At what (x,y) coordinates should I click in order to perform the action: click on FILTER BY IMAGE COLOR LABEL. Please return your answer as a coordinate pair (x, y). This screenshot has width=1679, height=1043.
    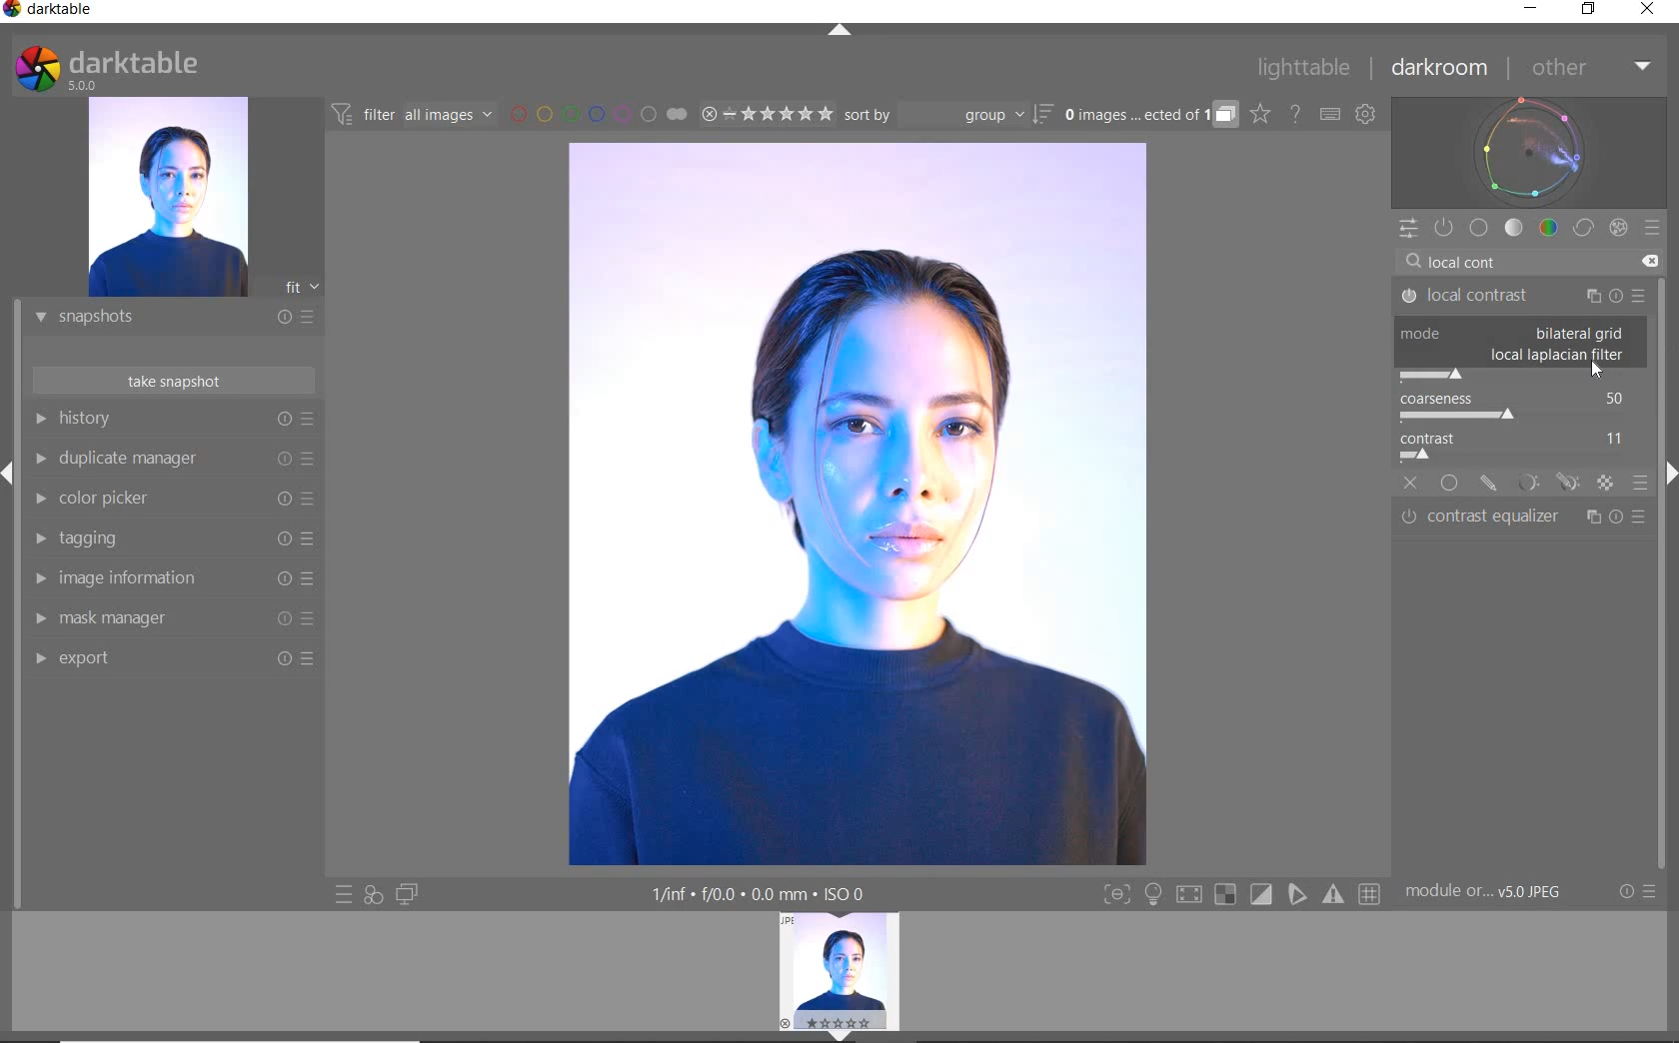
    Looking at the image, I should click on (599, 113).